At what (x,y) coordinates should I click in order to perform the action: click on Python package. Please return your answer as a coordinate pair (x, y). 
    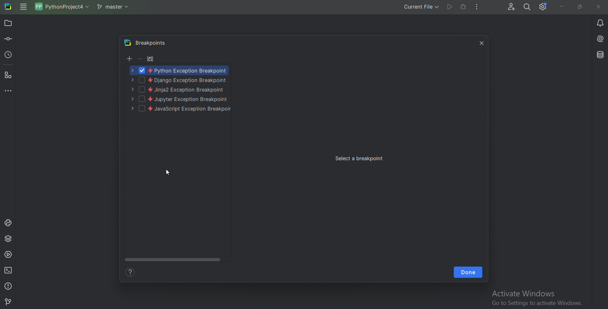
    Looking at the image, I should click on (9, 239).